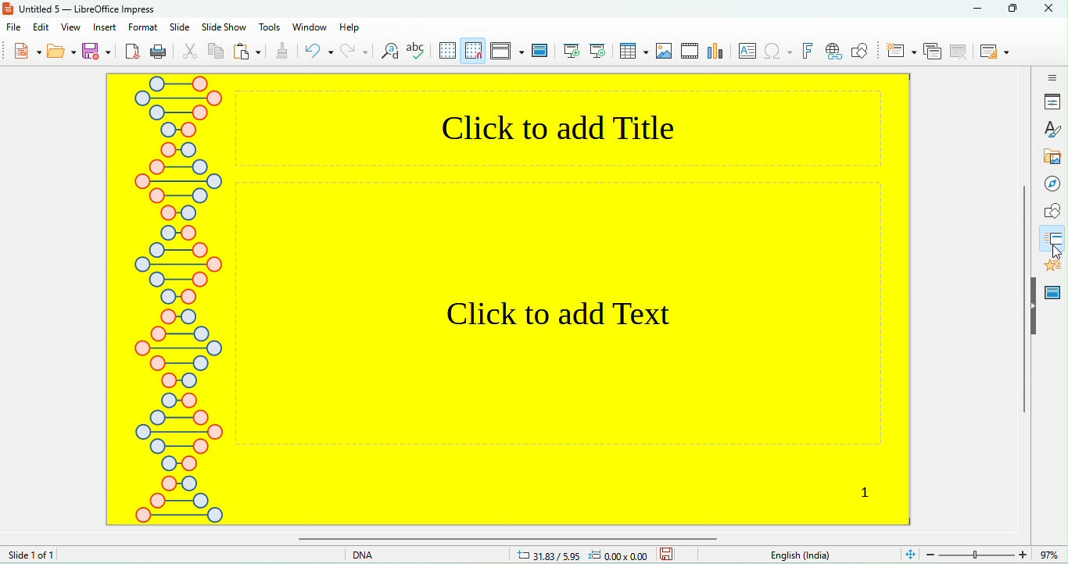 The image size is (1068, 564). What do you see at coordinates (388, 55) in the screenshot?
I see `find and replace` at bounding box center [388, 55].